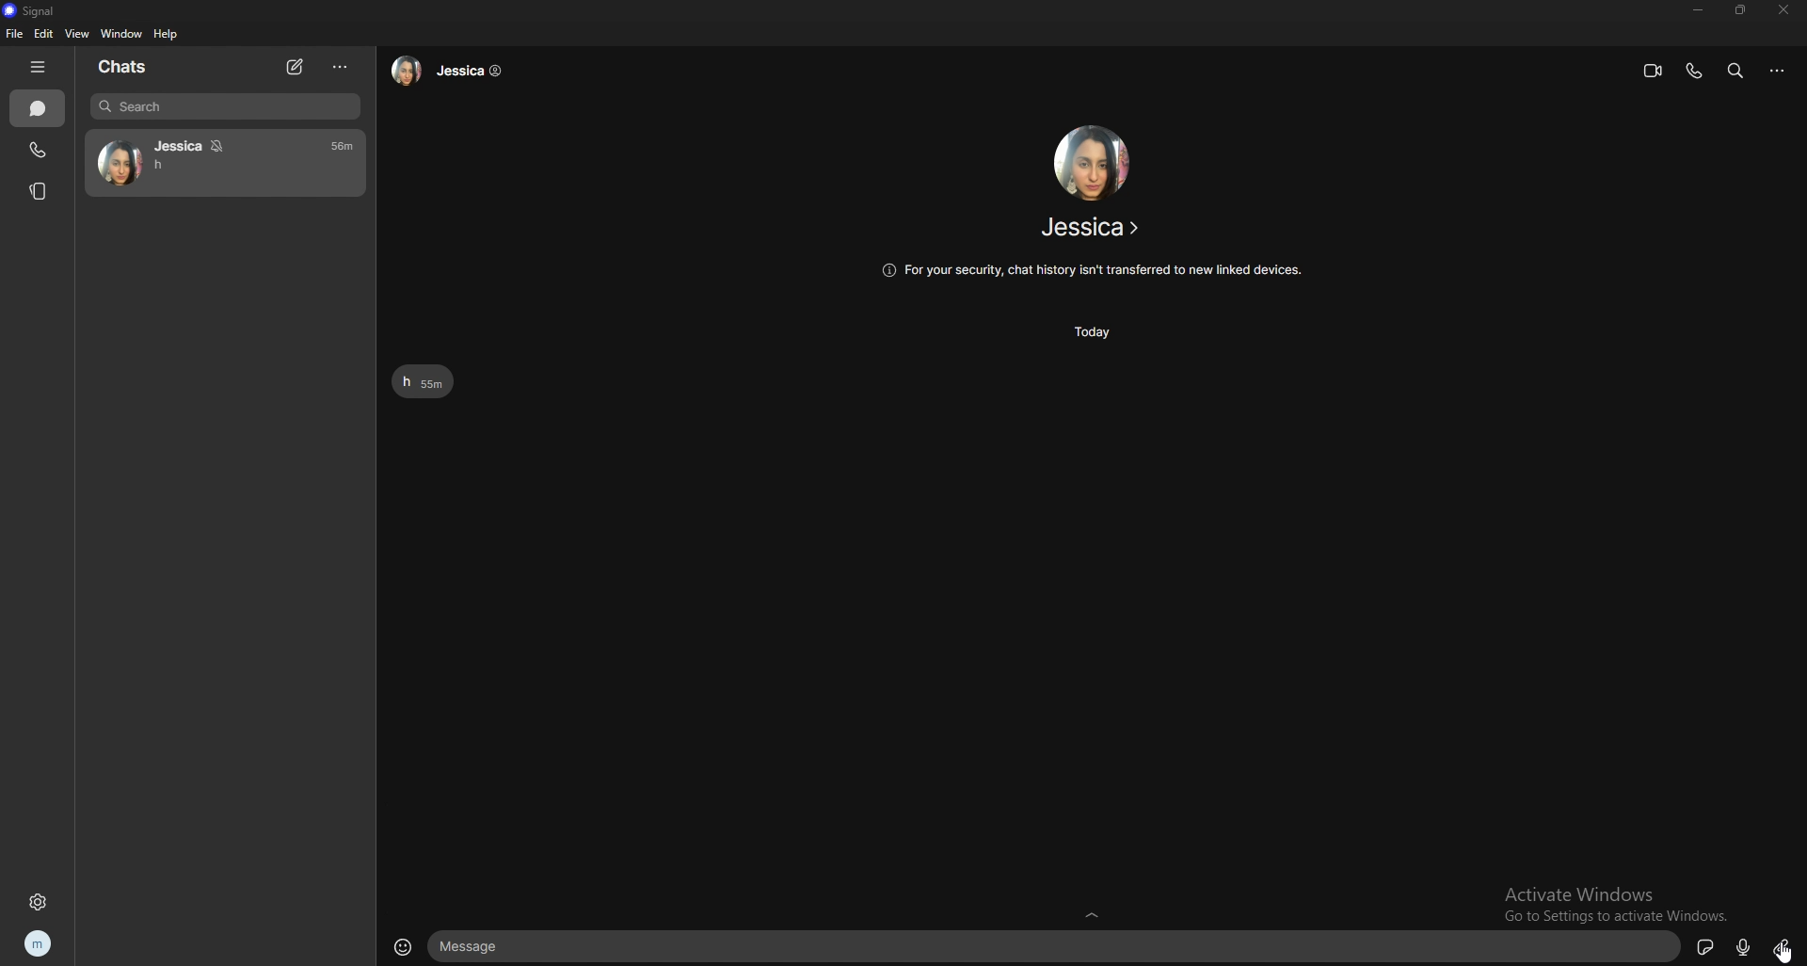 This screenshot has height=966, width=1807. What do you see at coordinates (1704, 947) in the screenshot?
I see `sticker` at bounding box center [1704, 947].